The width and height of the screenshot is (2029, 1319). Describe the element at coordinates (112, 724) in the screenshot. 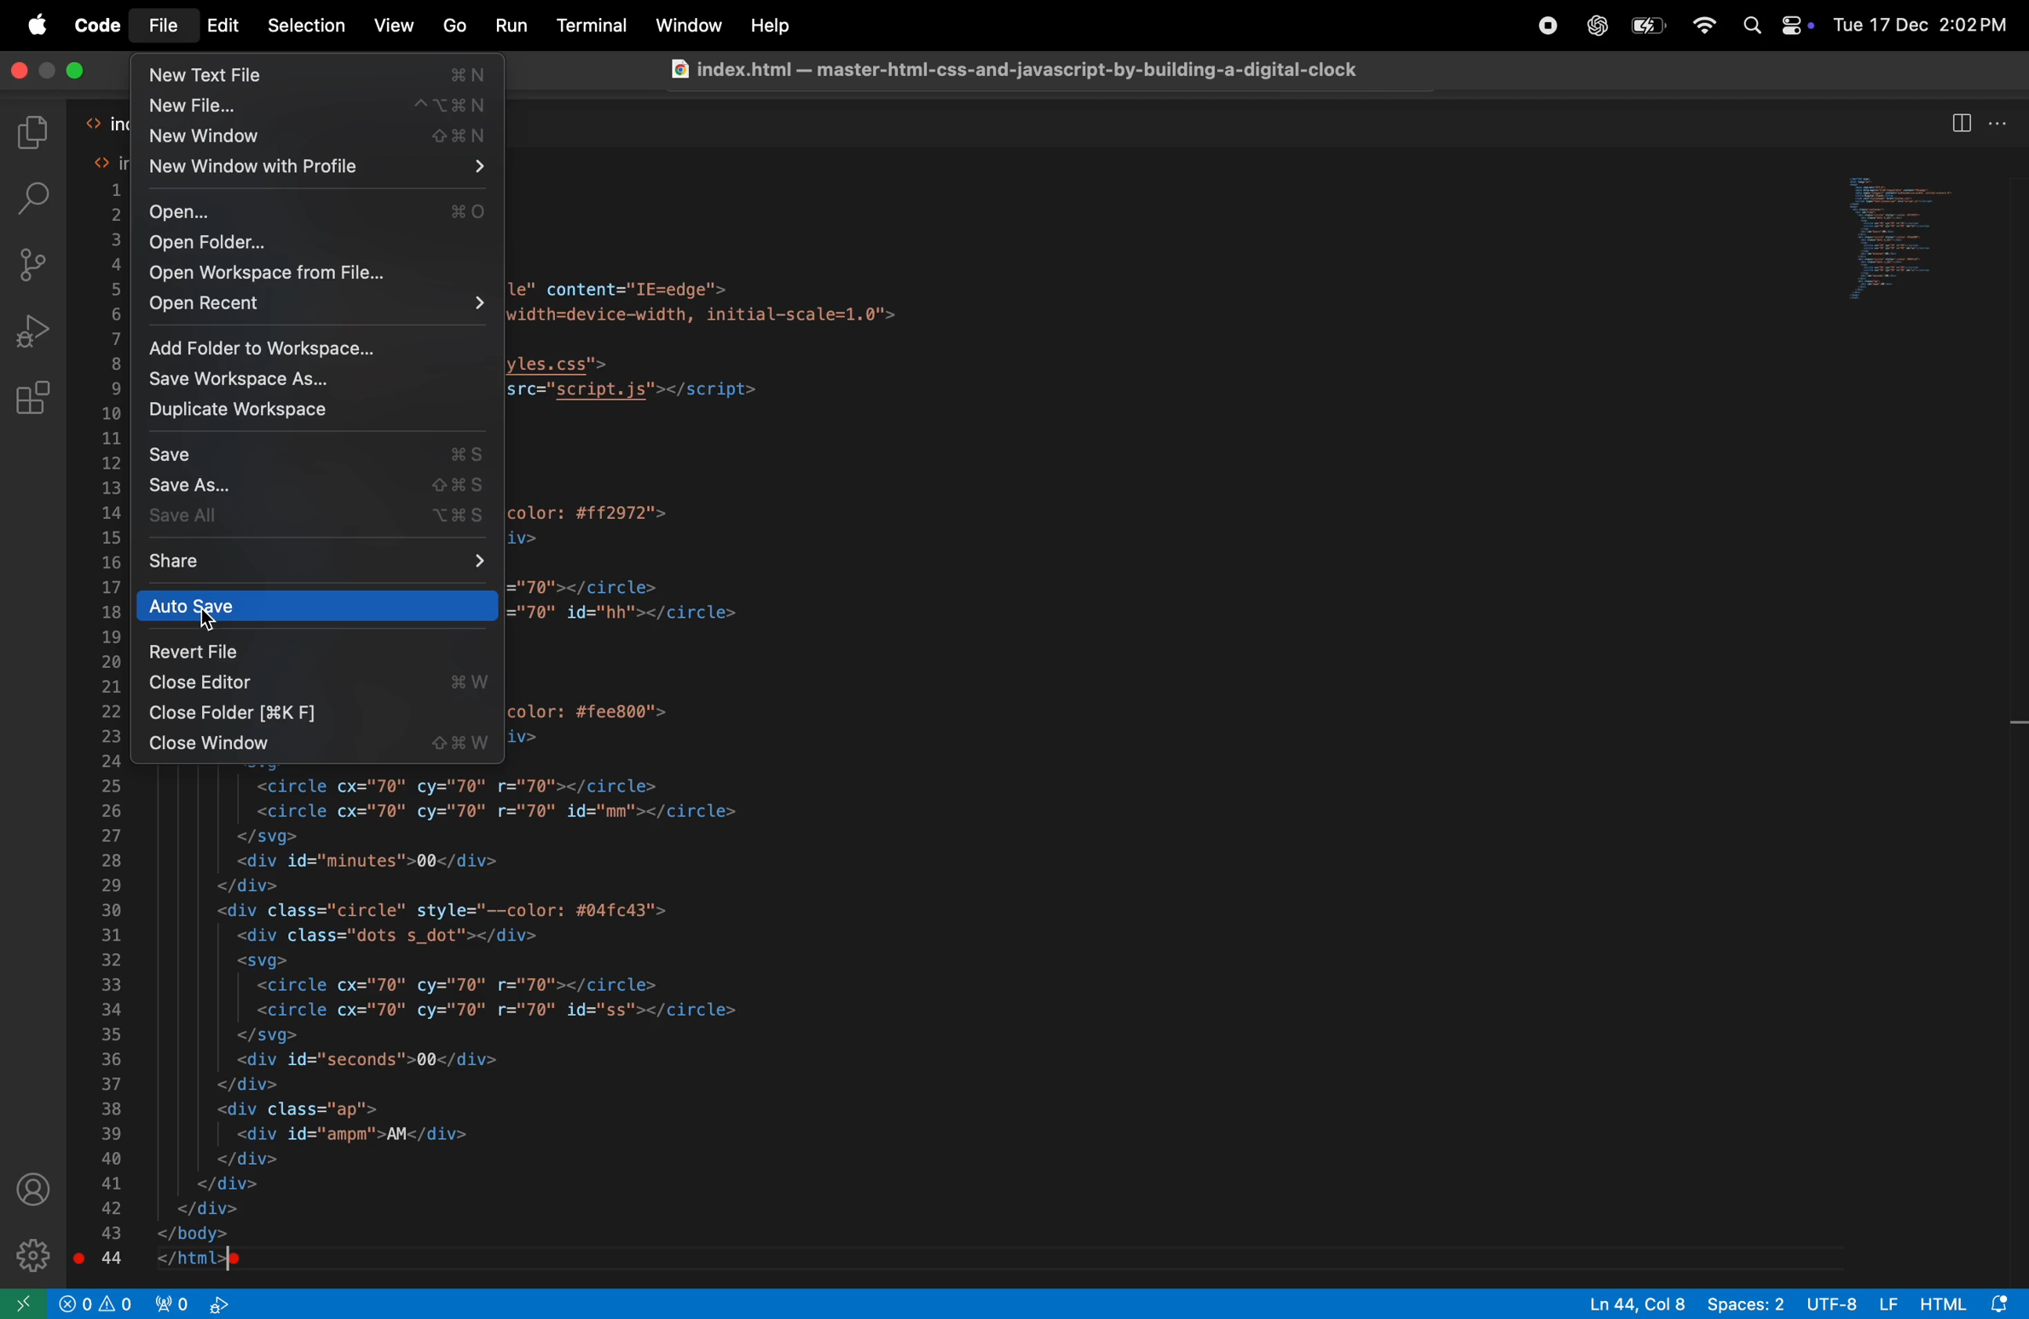

I see `line numbers` at that location.